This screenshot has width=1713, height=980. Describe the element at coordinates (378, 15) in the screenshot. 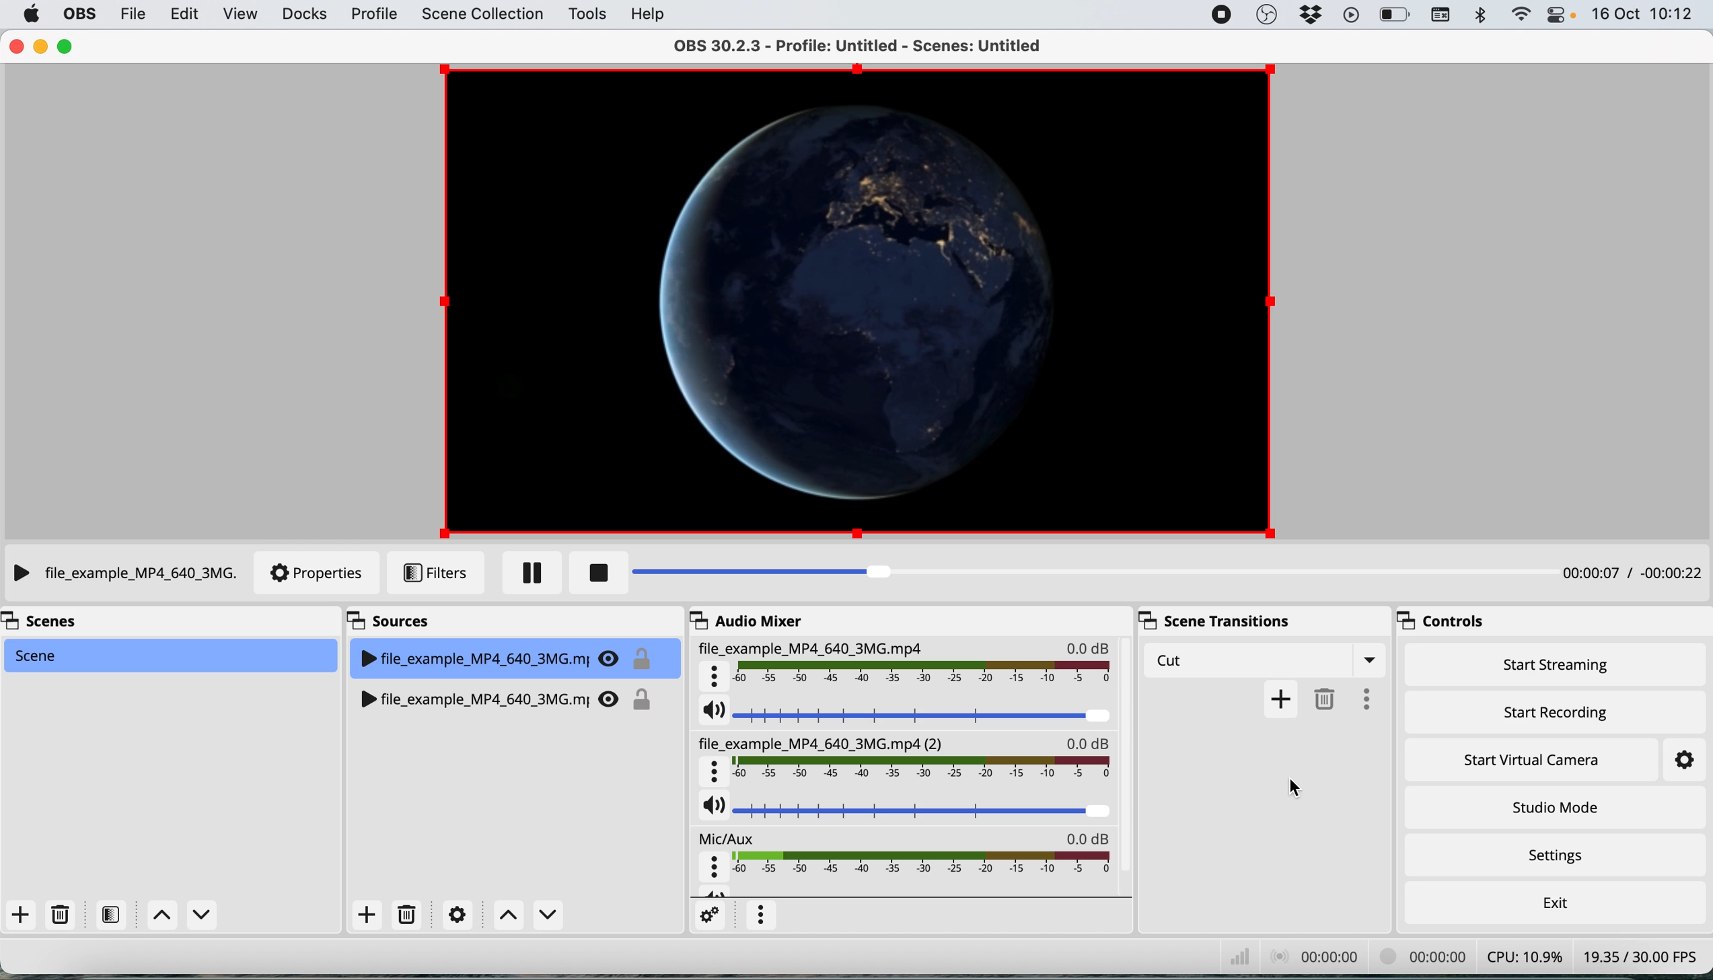

I see `profile` at that location.